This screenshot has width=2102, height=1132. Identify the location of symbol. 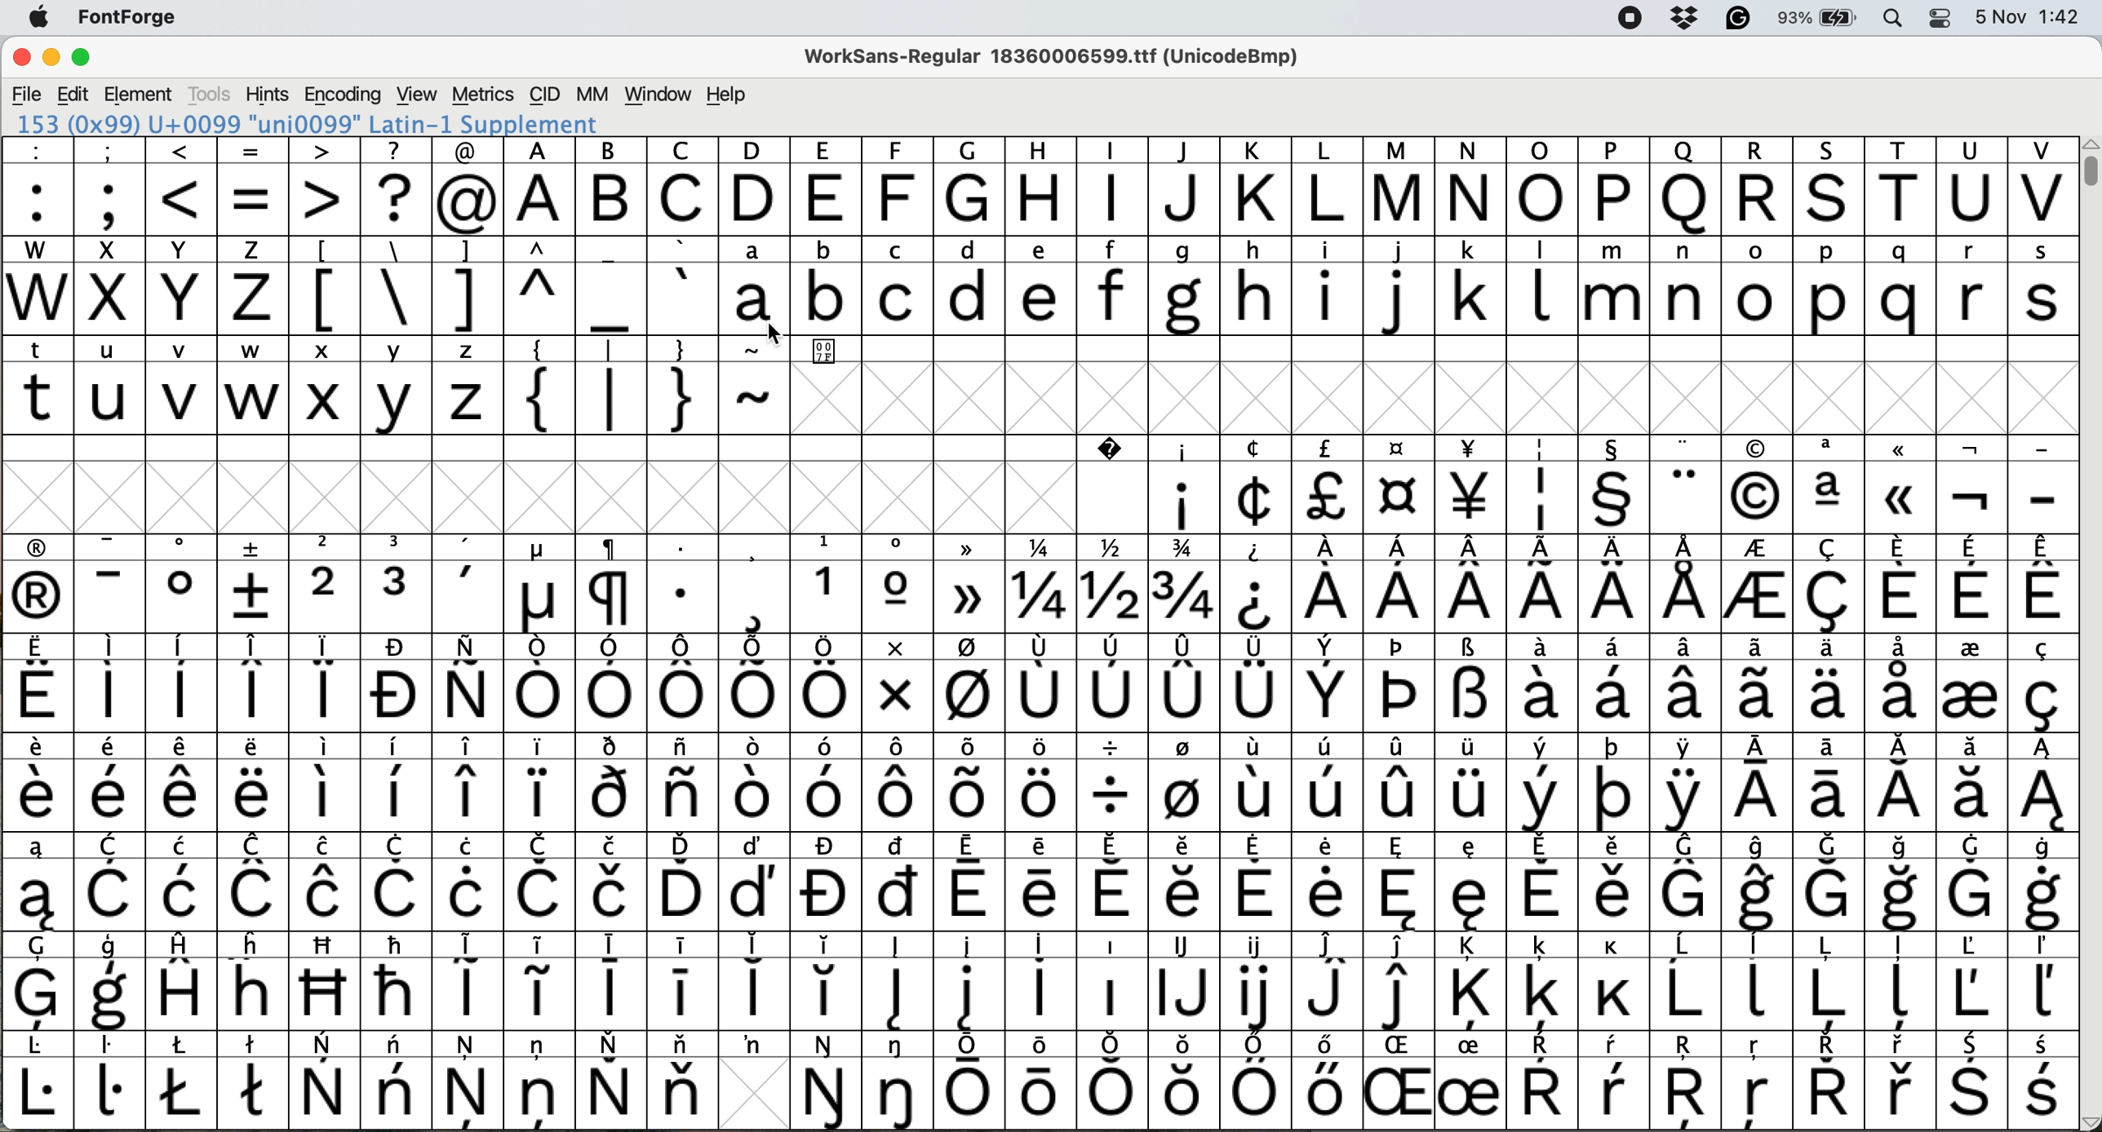
(1970, 980).